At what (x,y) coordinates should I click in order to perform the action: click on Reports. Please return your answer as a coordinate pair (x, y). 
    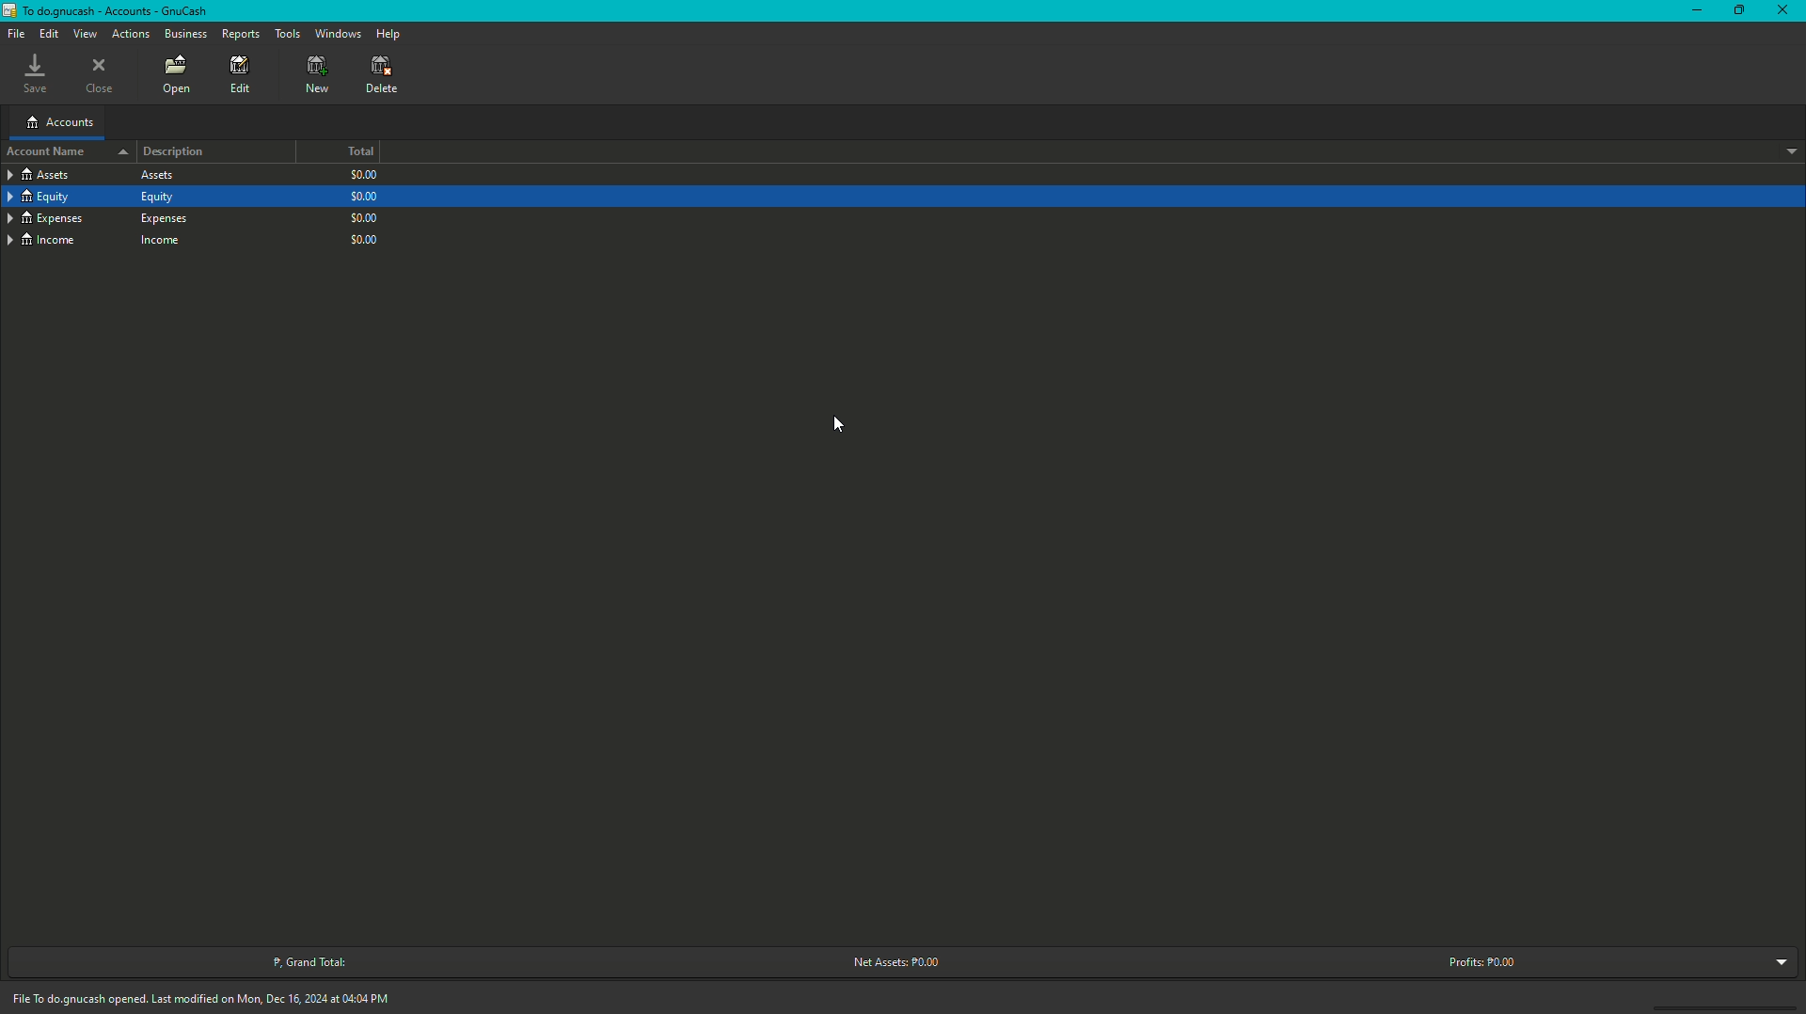
    Looking at the image, I should click on (244, 34).